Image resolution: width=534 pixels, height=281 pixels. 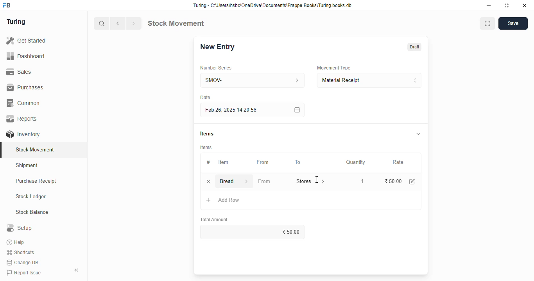 I want to click on stores, so click(x=302, y=181).